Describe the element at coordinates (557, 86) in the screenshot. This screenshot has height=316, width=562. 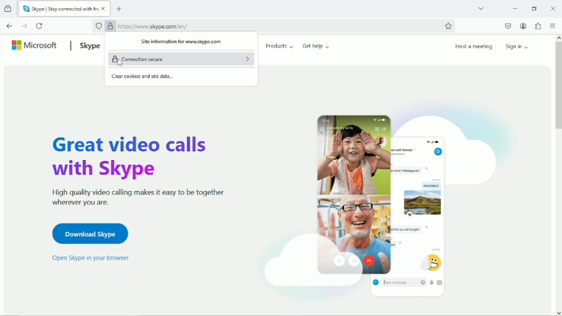
I see `vertical scrollbar` at that location.